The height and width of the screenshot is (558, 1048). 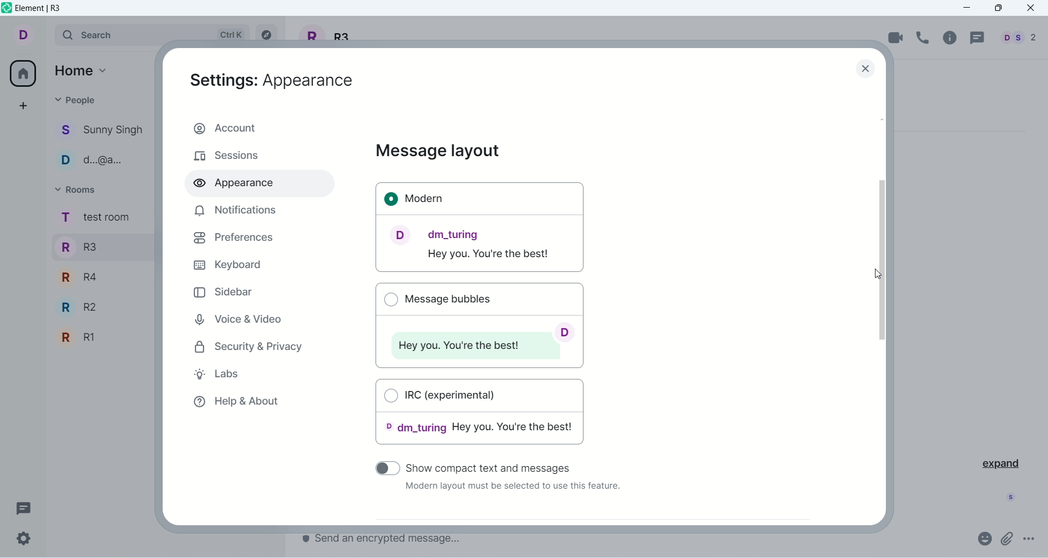 I want to click on modern, so click(x=480, y=228).